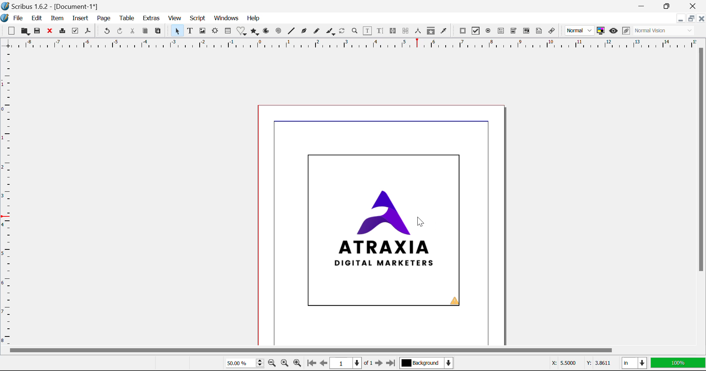 This screenshot has width=706, height=371. Describe the element at coordinates (216, 32) in the screenshot. I see `Render Frame` at that location.